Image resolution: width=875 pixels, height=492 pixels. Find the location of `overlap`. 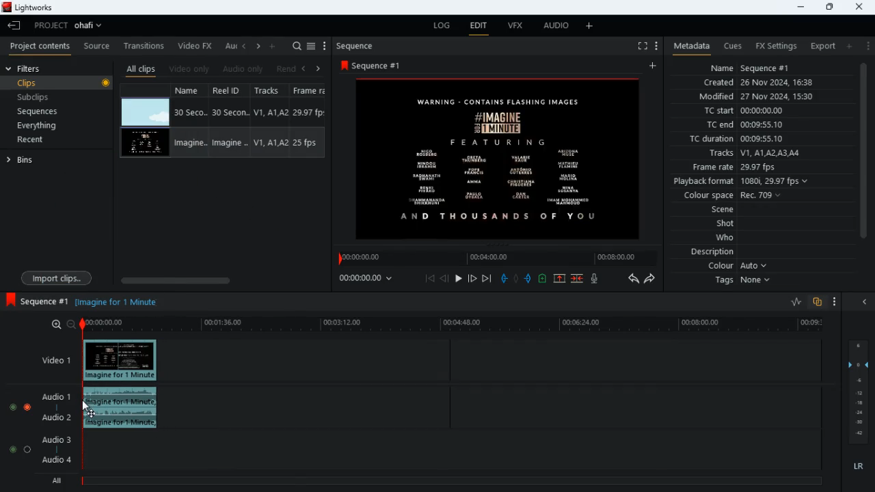

overlap is located at coordinates (818, 303).